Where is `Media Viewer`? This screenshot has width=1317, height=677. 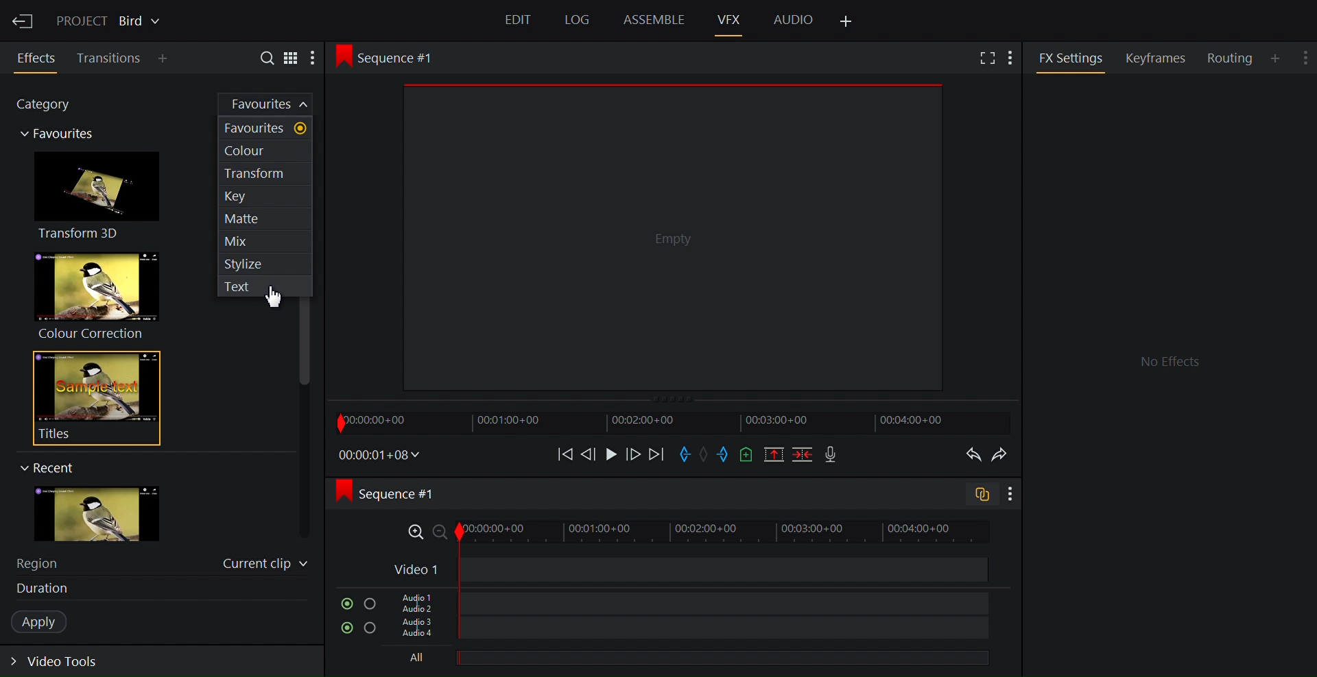
Media Viewer is located at coordinates (674, 234).